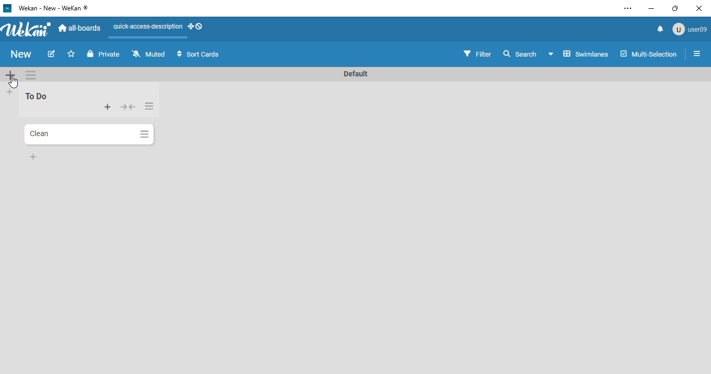 The image size is (711, 374). Describe the element at coordinates (694, 54) in the screenshot. I see `open sidebar or close sidebar` at that location.